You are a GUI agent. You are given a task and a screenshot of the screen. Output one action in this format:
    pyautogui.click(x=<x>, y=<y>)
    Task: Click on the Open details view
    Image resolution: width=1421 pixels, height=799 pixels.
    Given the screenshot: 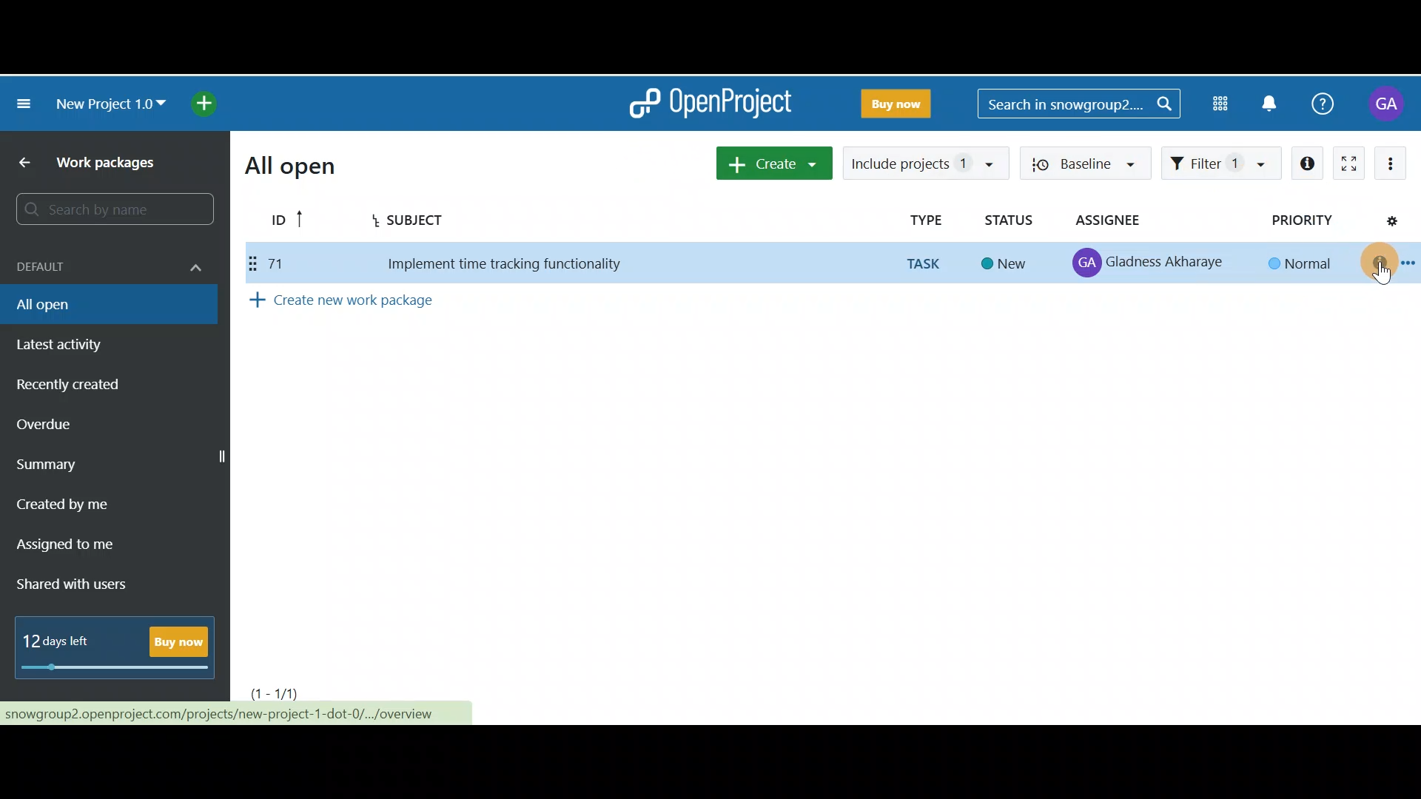 What is the action you would take?
    pyautogui.click(x=1305, y=161)
    